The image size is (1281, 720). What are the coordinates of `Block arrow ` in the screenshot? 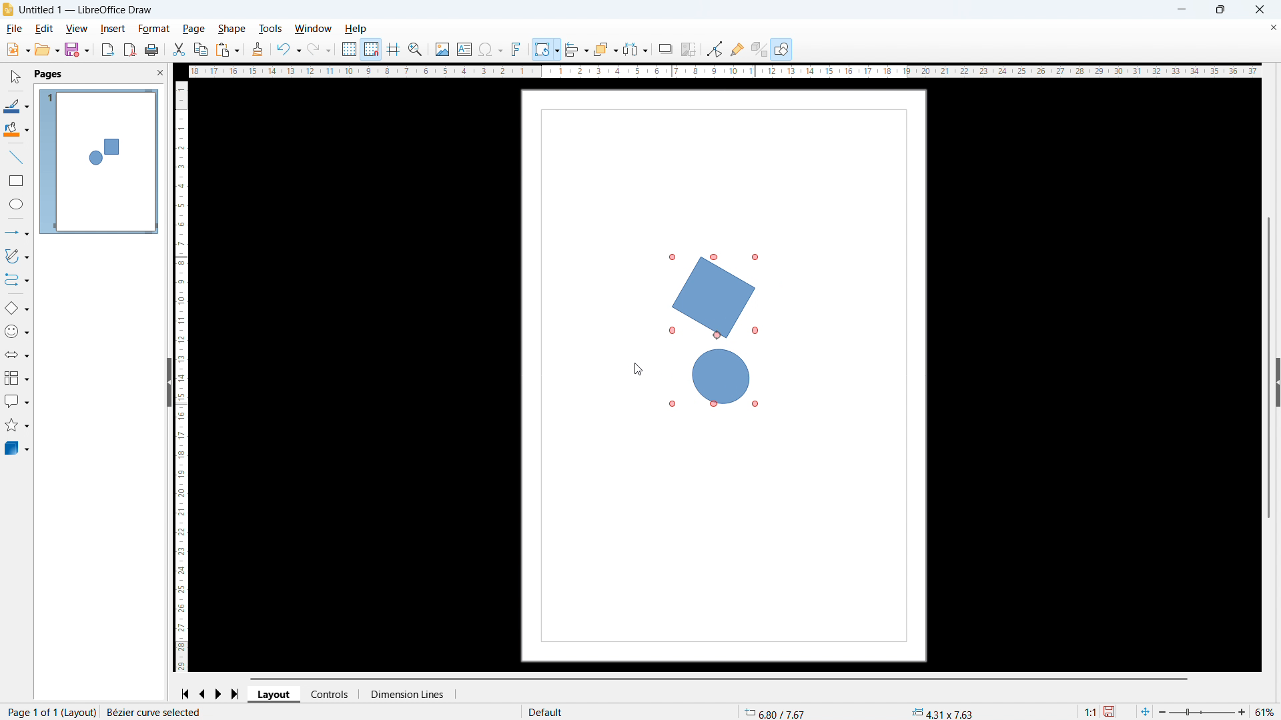 It's located at (17, 353).